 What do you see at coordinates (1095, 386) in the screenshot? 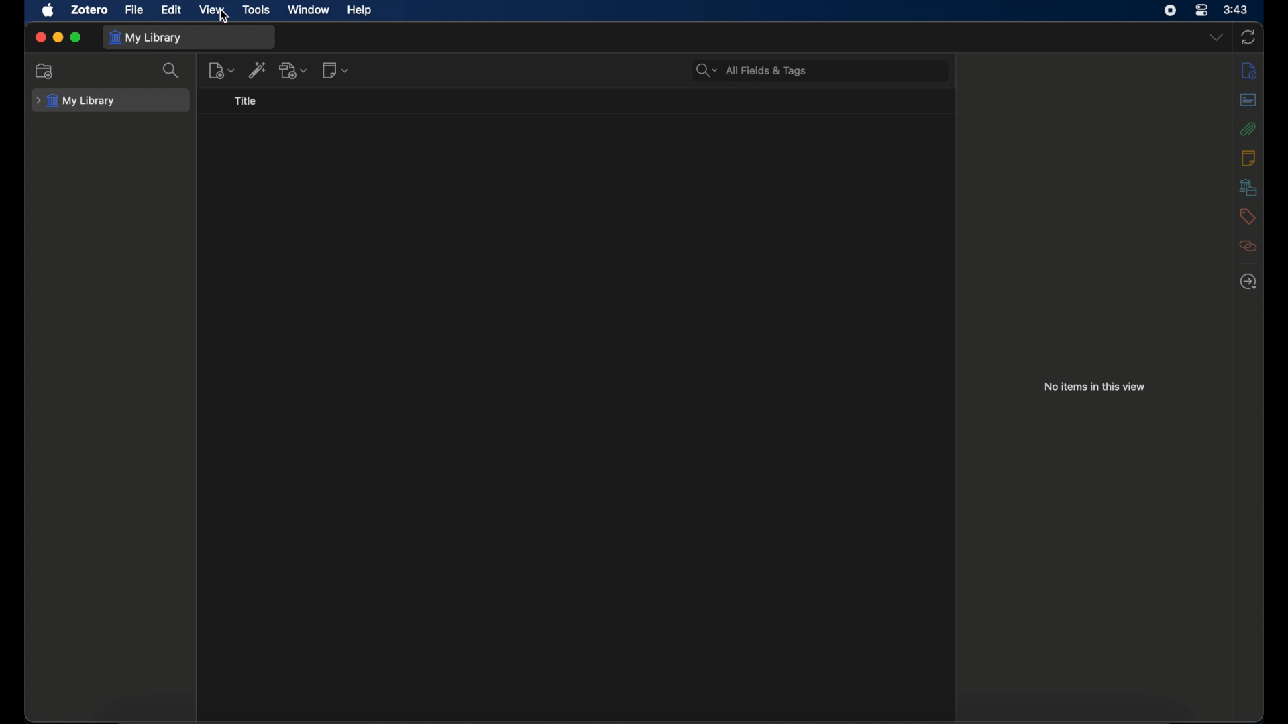
I see `no items in this view` at bounding box center [1095, 386].